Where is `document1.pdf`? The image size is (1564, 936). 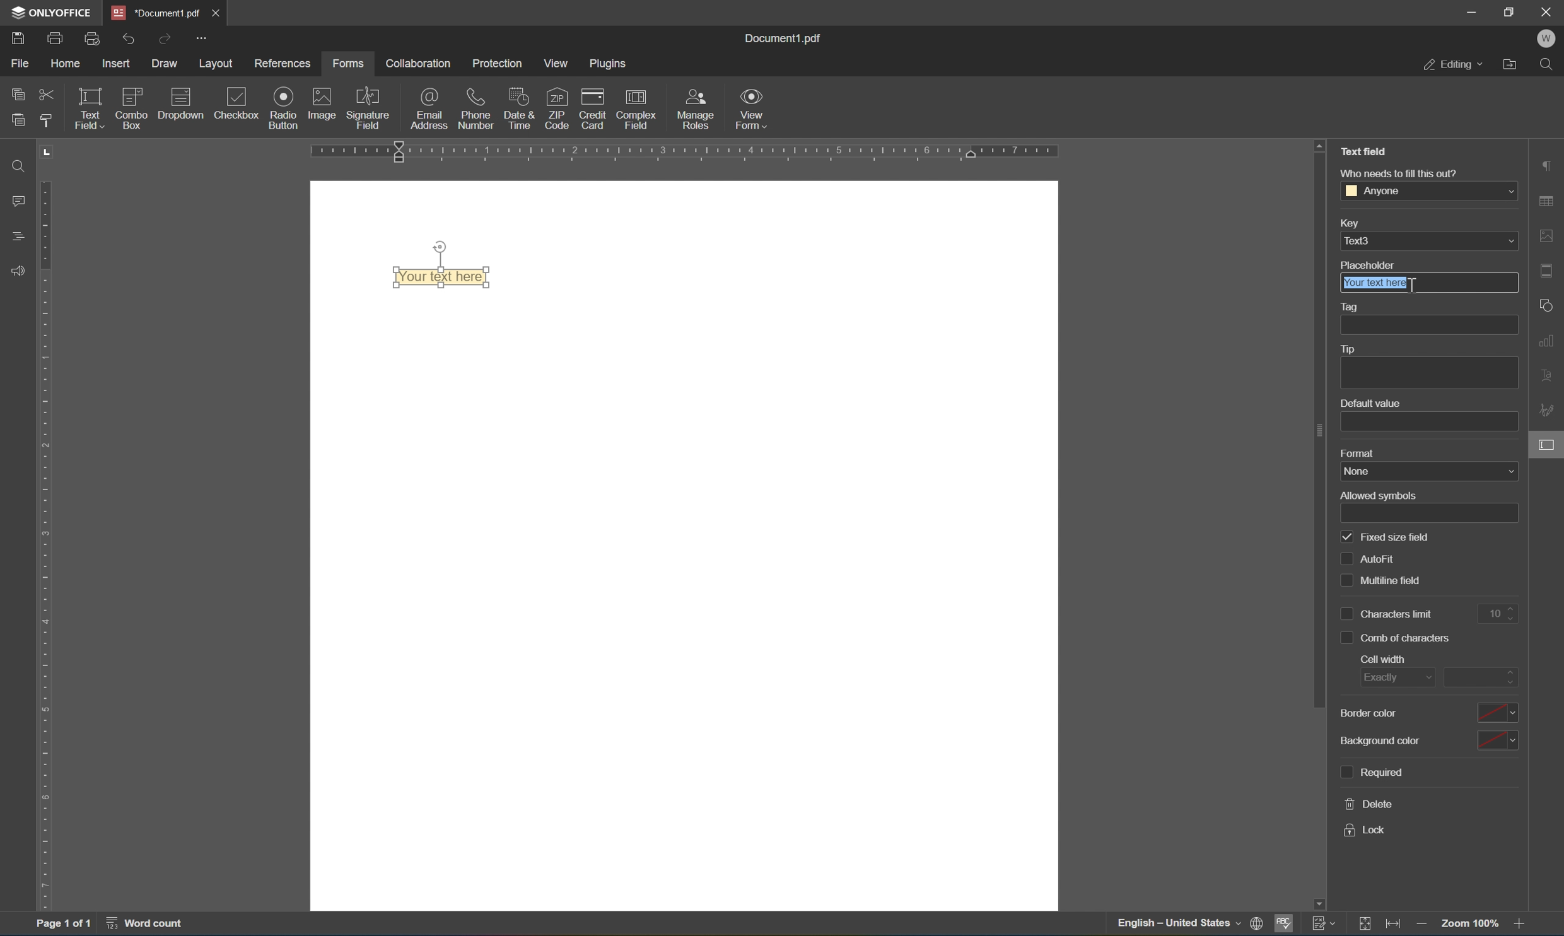 document1.pdf is located at coordinates (782, 40).